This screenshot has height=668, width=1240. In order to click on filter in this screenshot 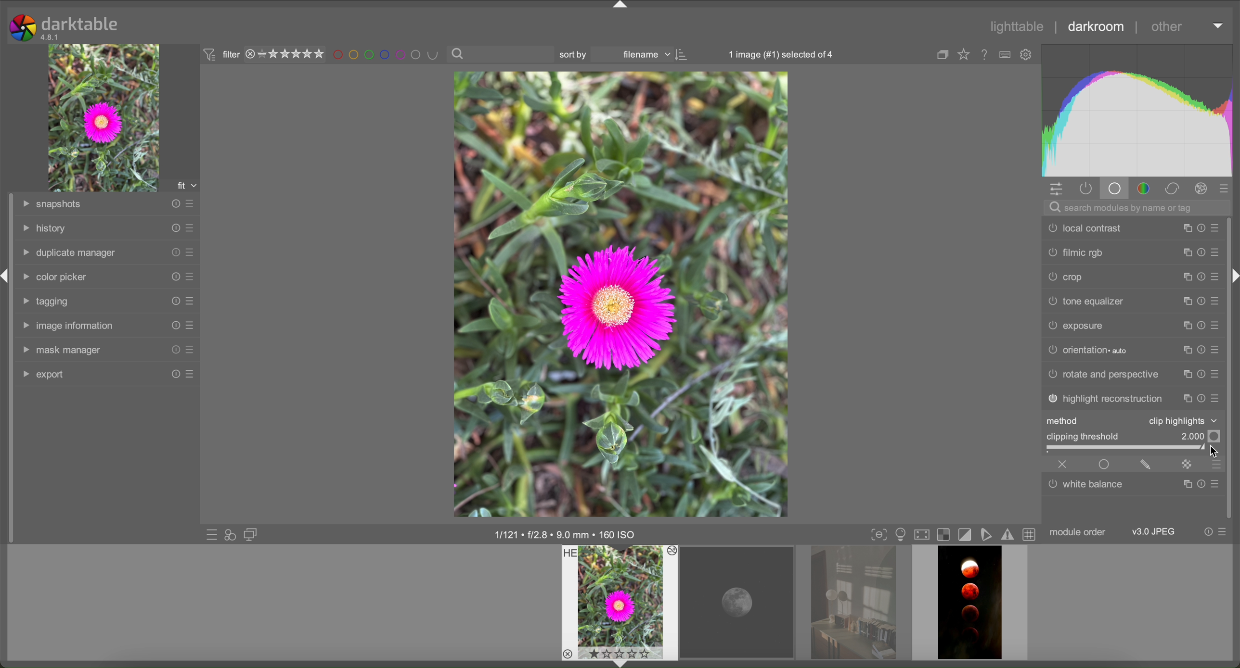, I will do `click(219, 55)`.